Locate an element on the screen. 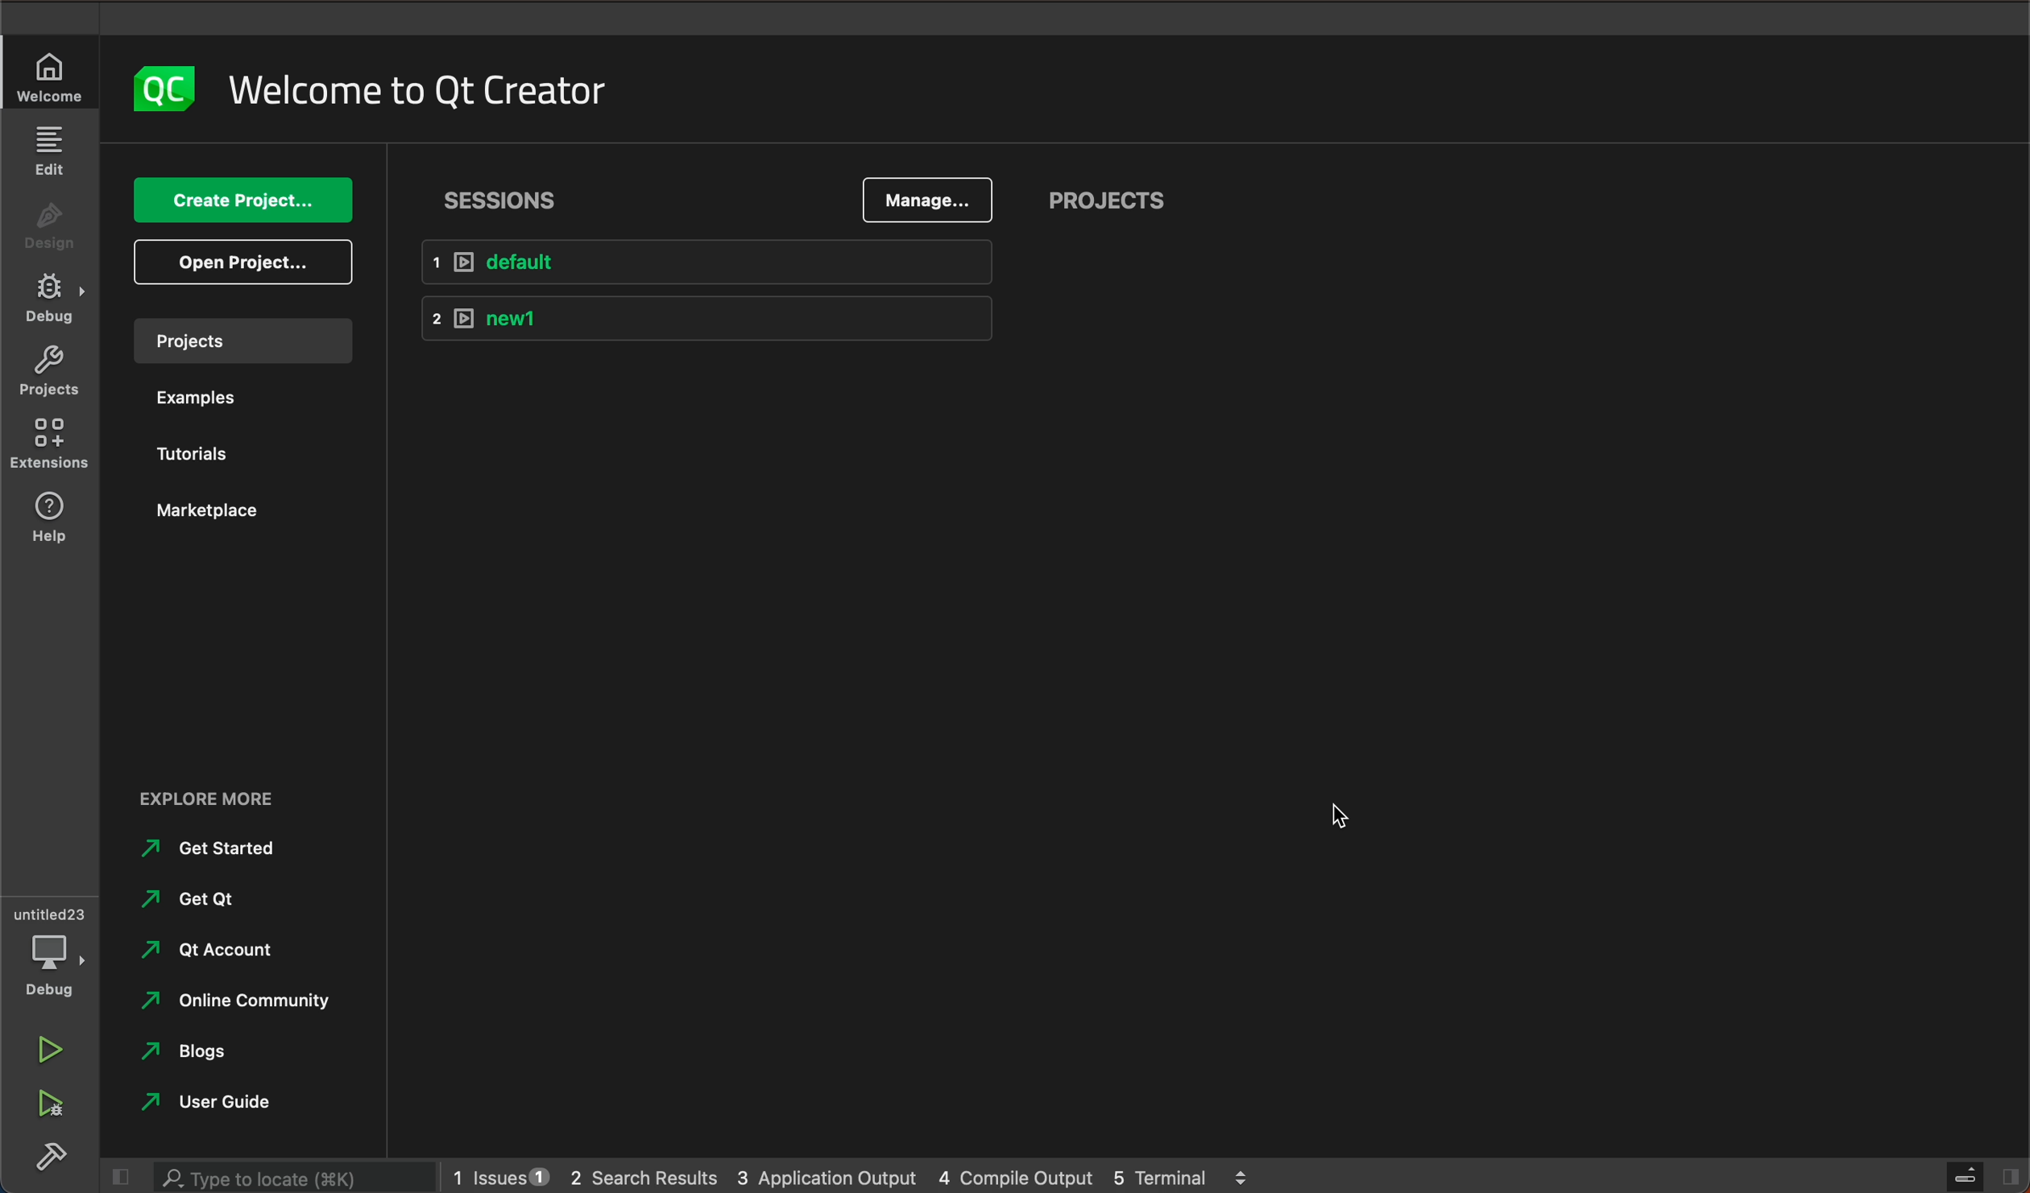 This screenshot has height=1193, width=2030. terminal is located at coordinates (1182, 1174).